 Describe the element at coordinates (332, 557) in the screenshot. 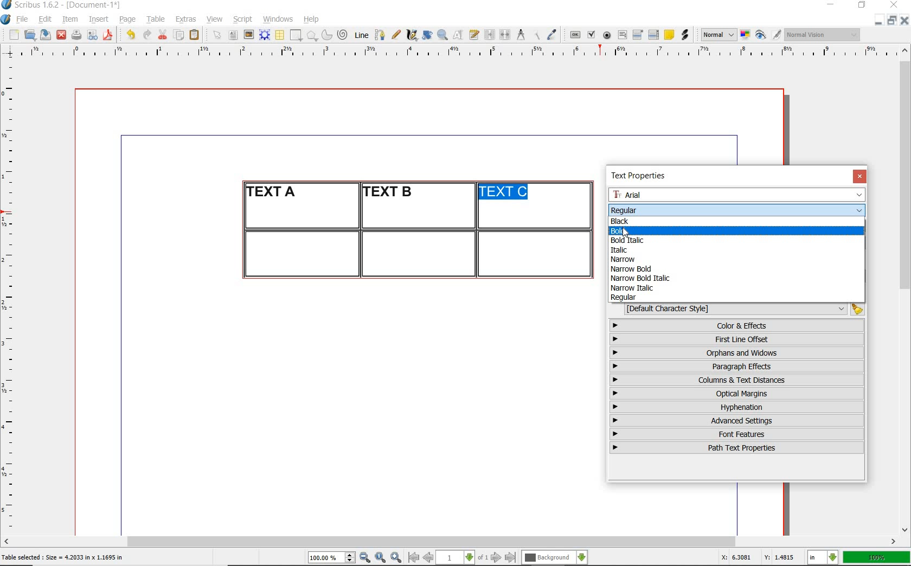

I see `select current zoom level` at that location.